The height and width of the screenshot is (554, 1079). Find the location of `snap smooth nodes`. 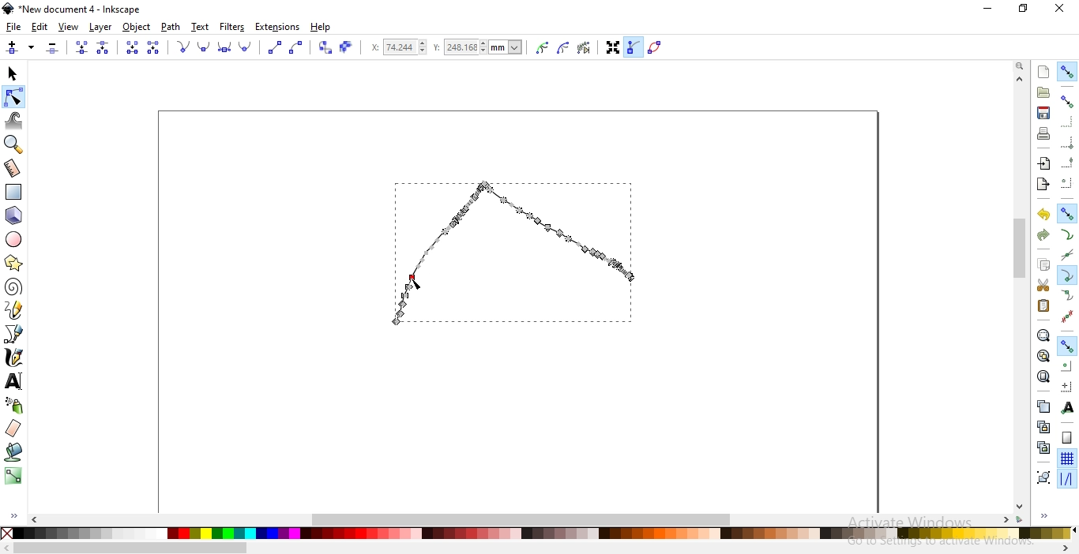

snap smooth nodes is located at coordinates (1067, 296).